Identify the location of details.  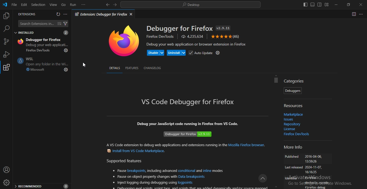
(114, 69).